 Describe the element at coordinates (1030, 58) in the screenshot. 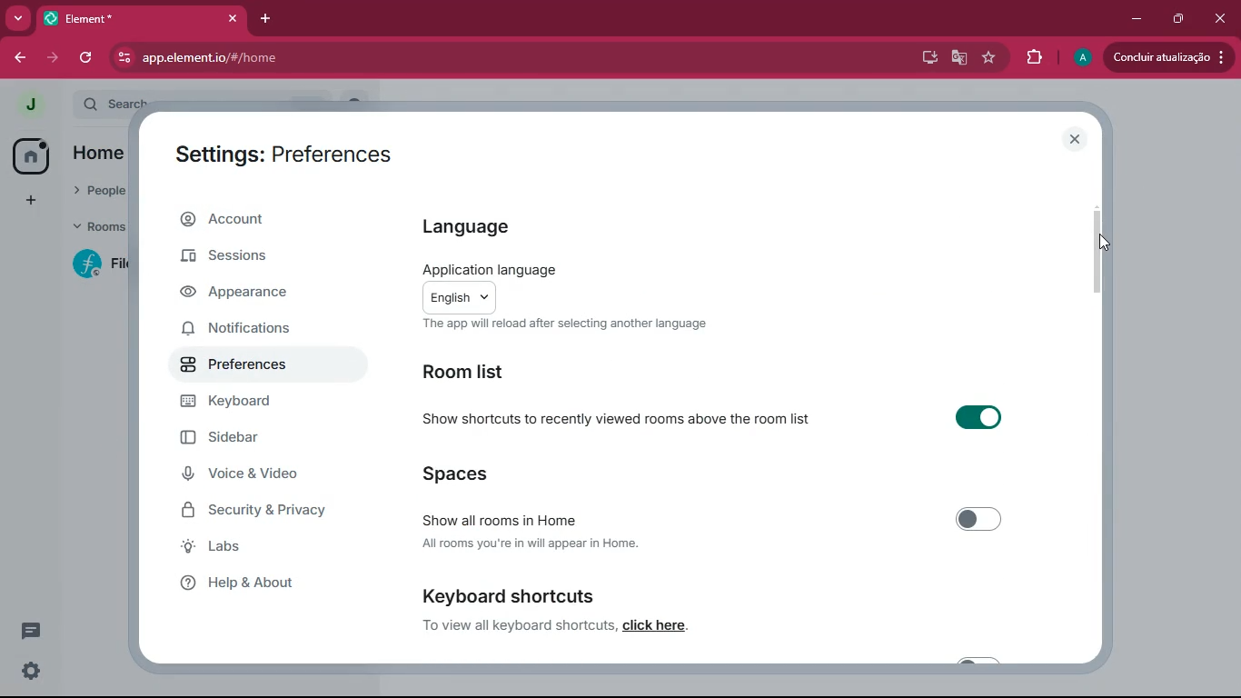

I see `extensions` at that location.